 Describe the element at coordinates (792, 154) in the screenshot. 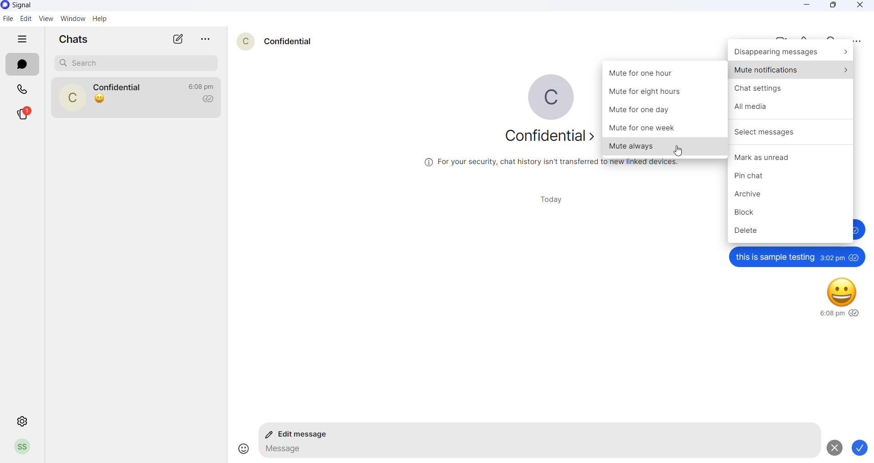

I see `mark as unread` at that location.